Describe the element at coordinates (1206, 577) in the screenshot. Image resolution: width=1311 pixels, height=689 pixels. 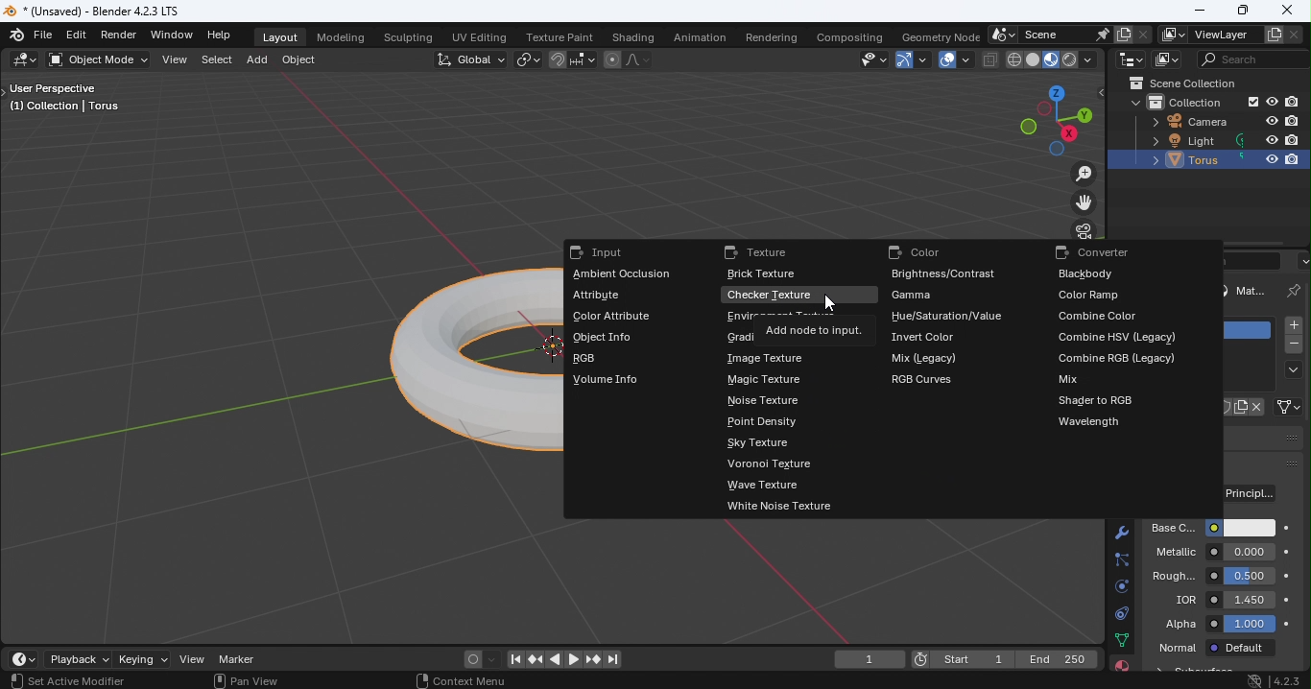
I see `Roughness` at that location.